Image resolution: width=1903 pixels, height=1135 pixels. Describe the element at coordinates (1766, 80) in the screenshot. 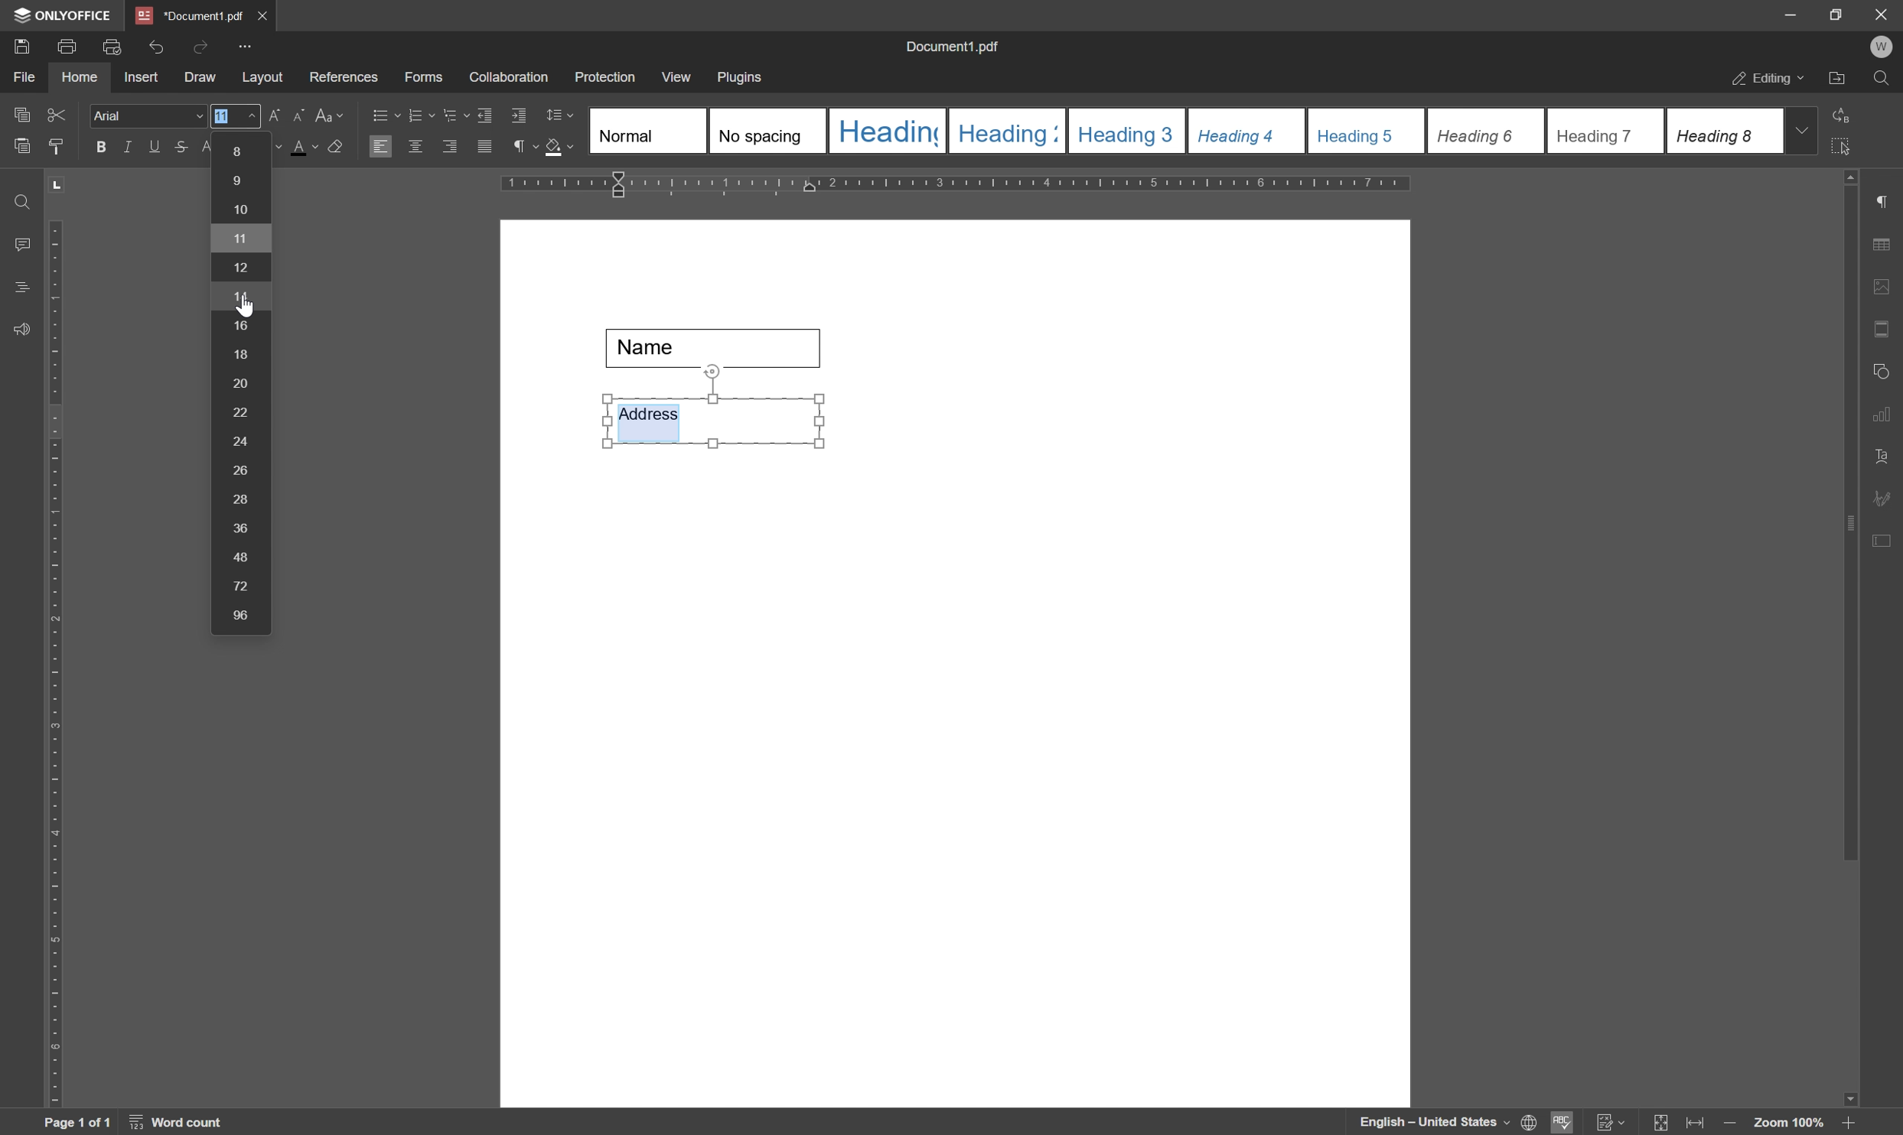

I see `editing` at that location.